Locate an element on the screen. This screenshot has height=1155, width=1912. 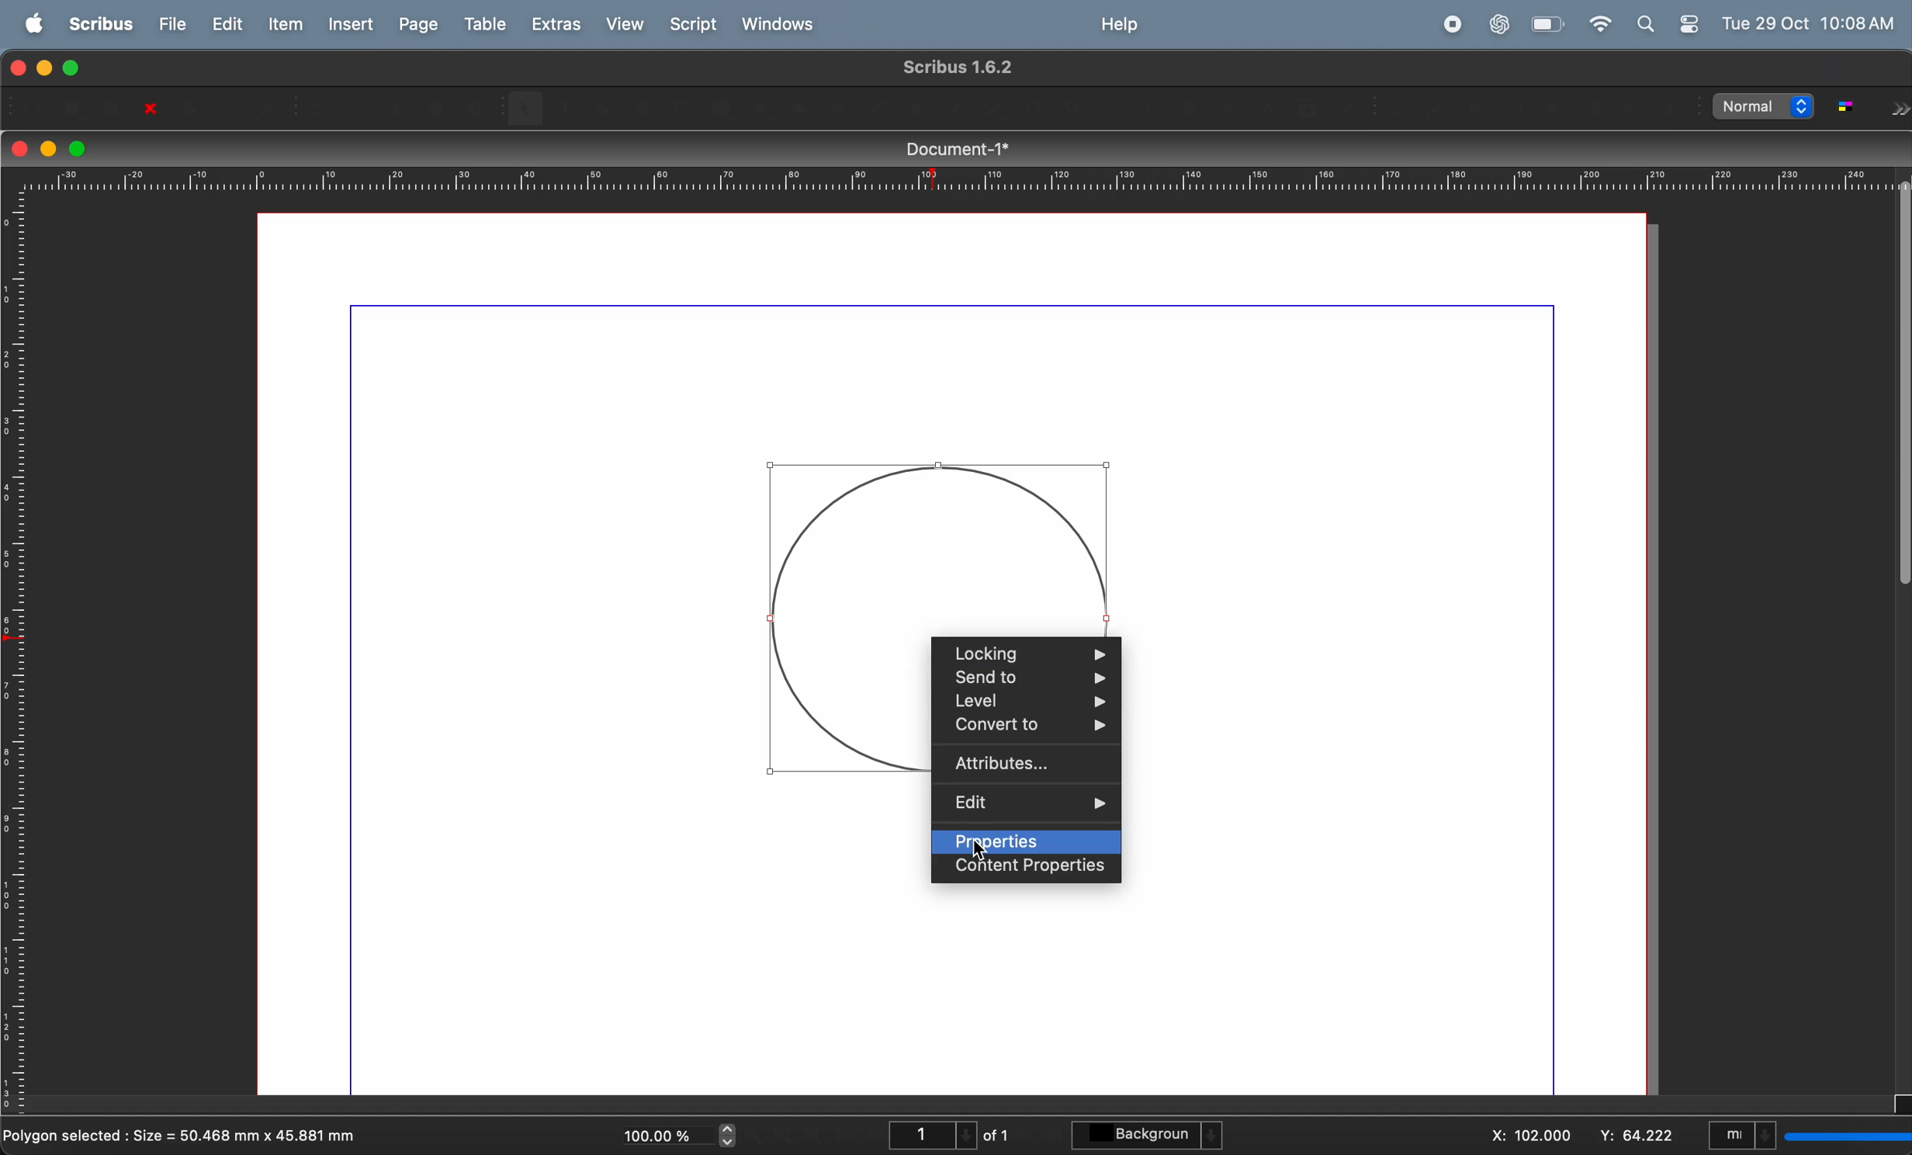
file is located at coordinates (167, 23).